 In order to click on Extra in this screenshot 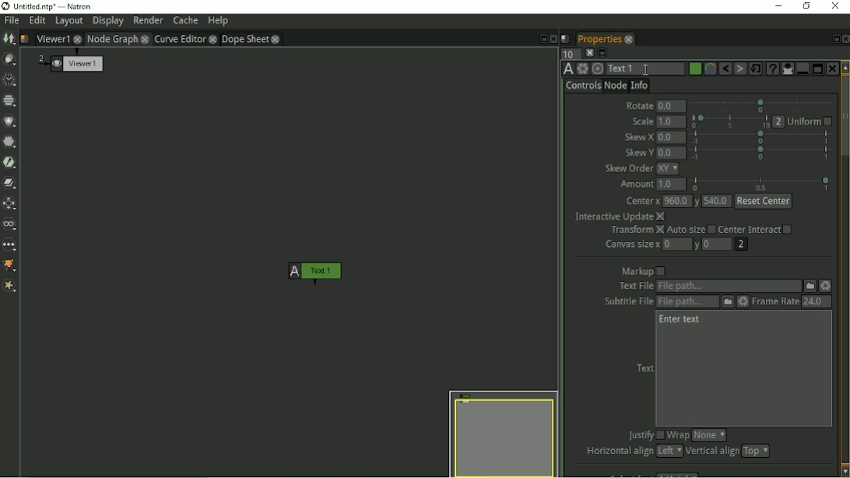, I will do `click(12, 287)`.